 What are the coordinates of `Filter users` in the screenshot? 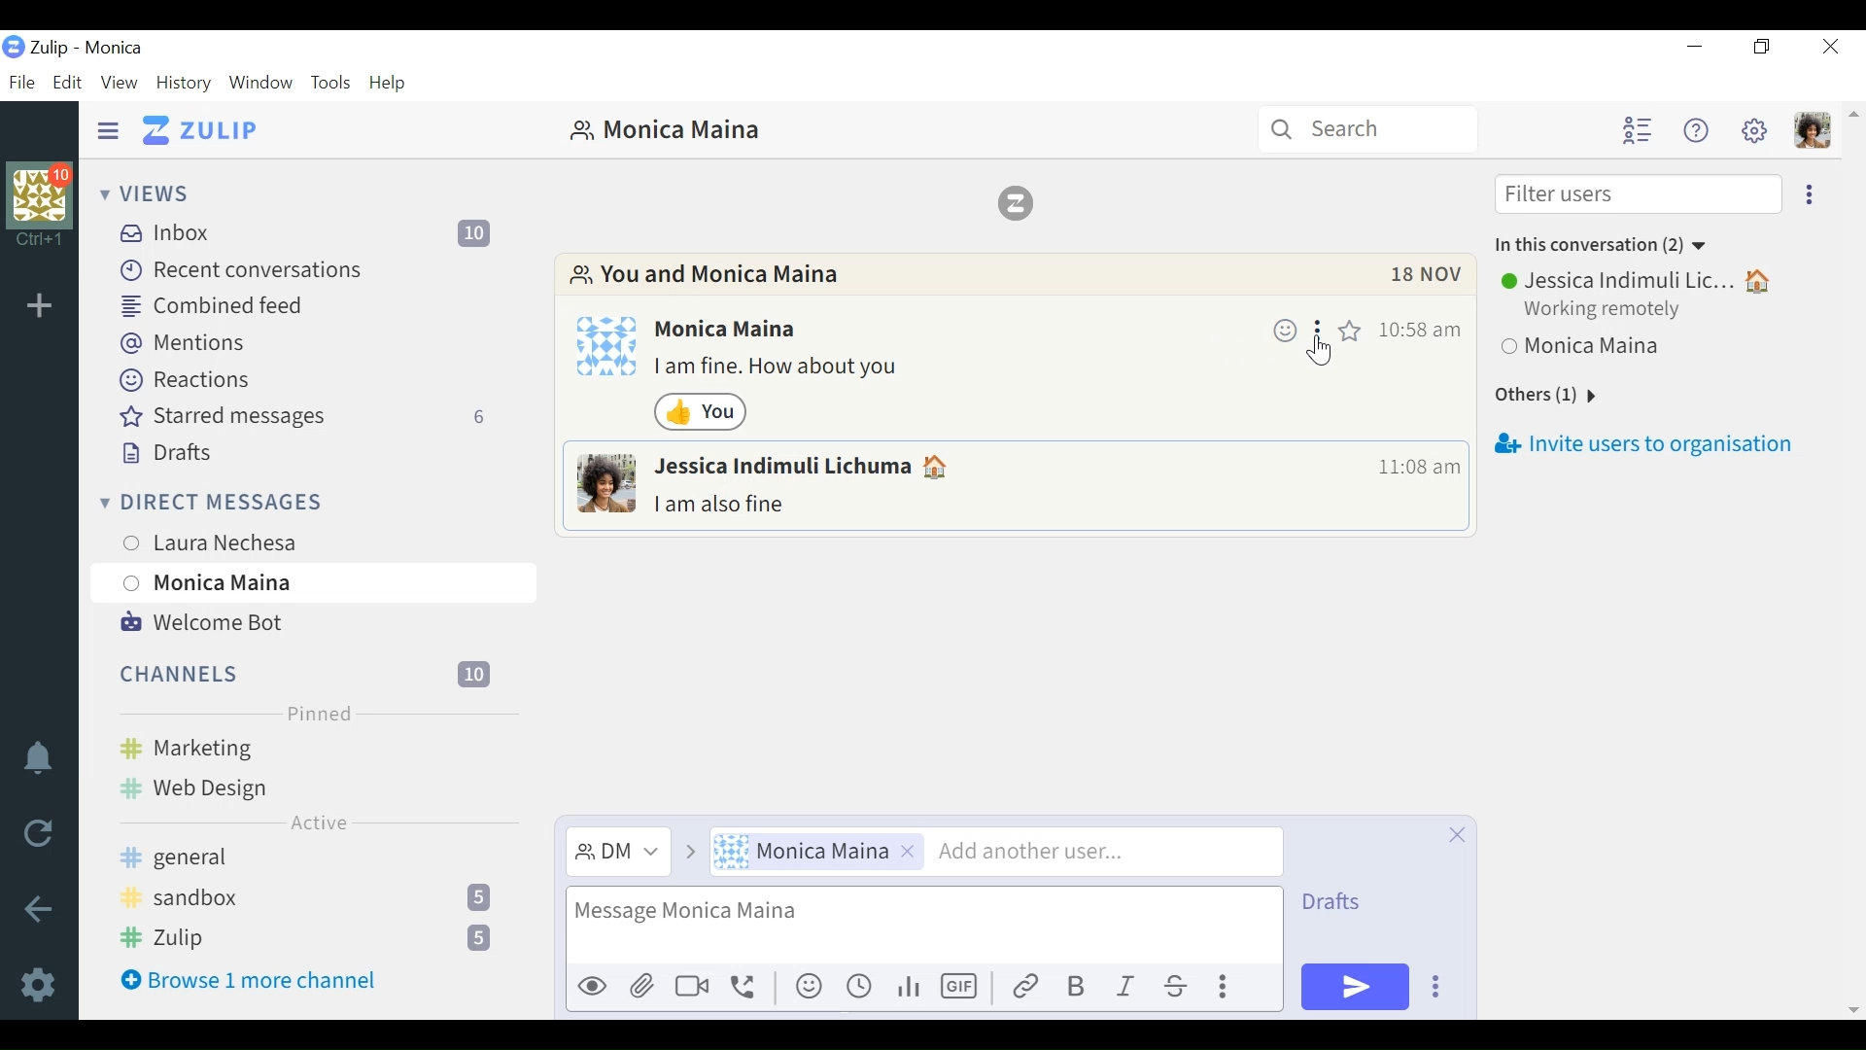 It's located at (1638, 195).